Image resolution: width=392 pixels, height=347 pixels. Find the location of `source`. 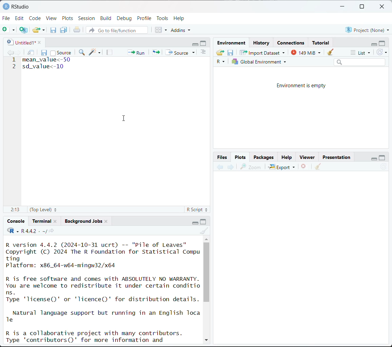

source is located at coordinates (181, 52).